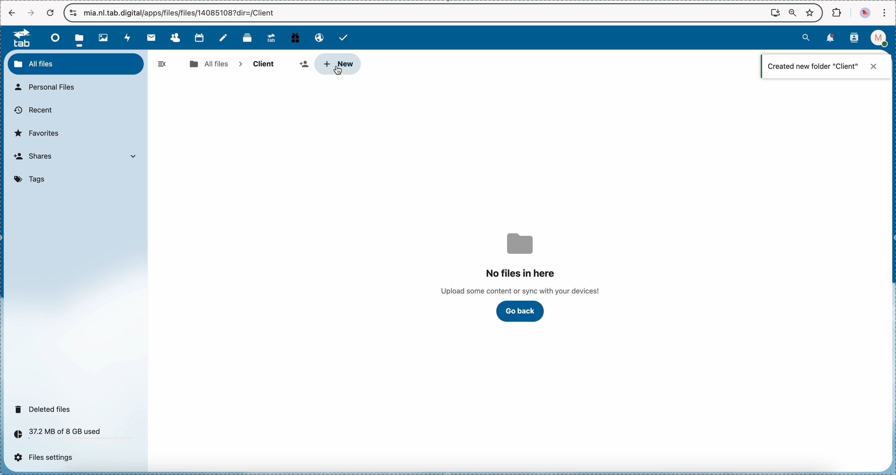 The width and height of the screenshot is (896, 475). Describe the element at coordinates (199, 37) in the screenshot. I see `calendar` at that location.